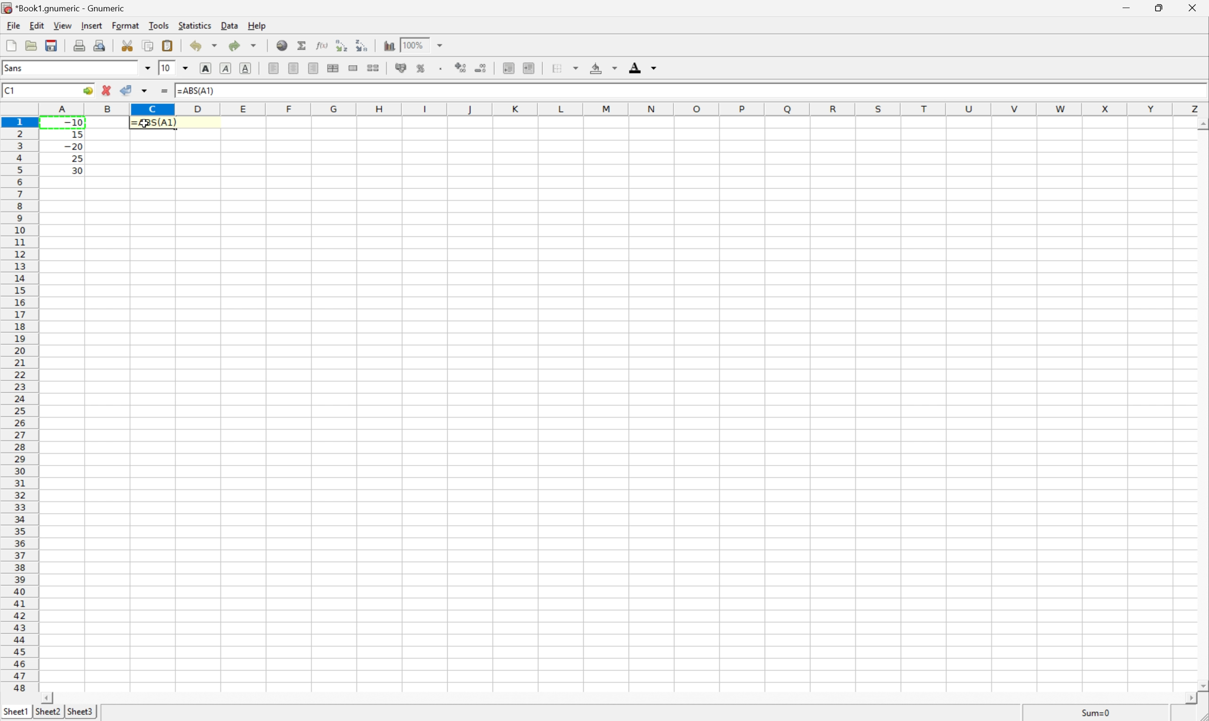 The height and width of the screenshot is (721, 1209). What do you see at coordinates (11, 46) in the screenshot?
I see `File` at bounding box center [11, 46].